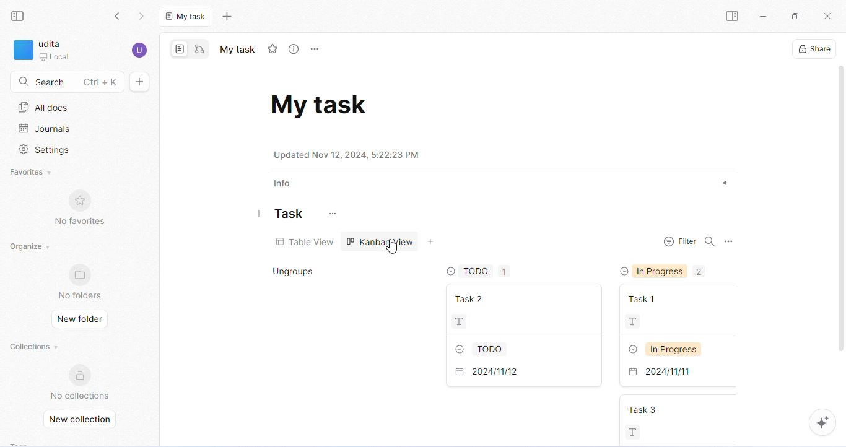  What do you see at coordinates (116, 15) in the screenshot?
I see `go back` at bounding box center [116, 15].